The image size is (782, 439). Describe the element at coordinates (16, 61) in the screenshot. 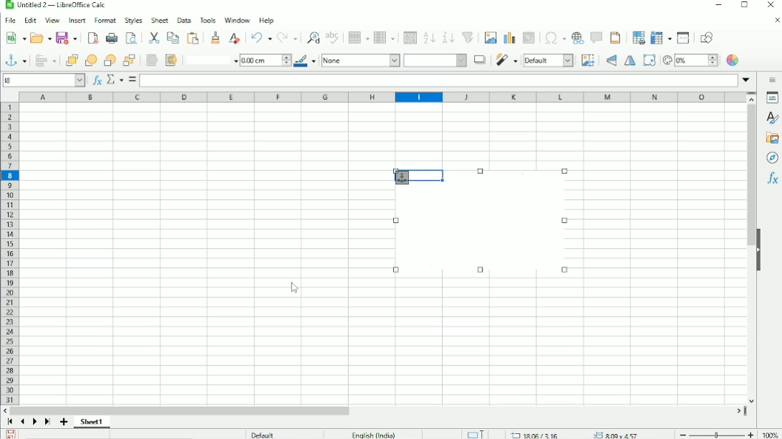

I see `select anchor for object ` at that location.